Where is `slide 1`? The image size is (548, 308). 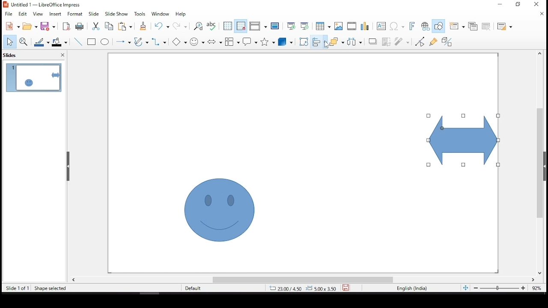
slide 1 is located at coordinates (33, 77).